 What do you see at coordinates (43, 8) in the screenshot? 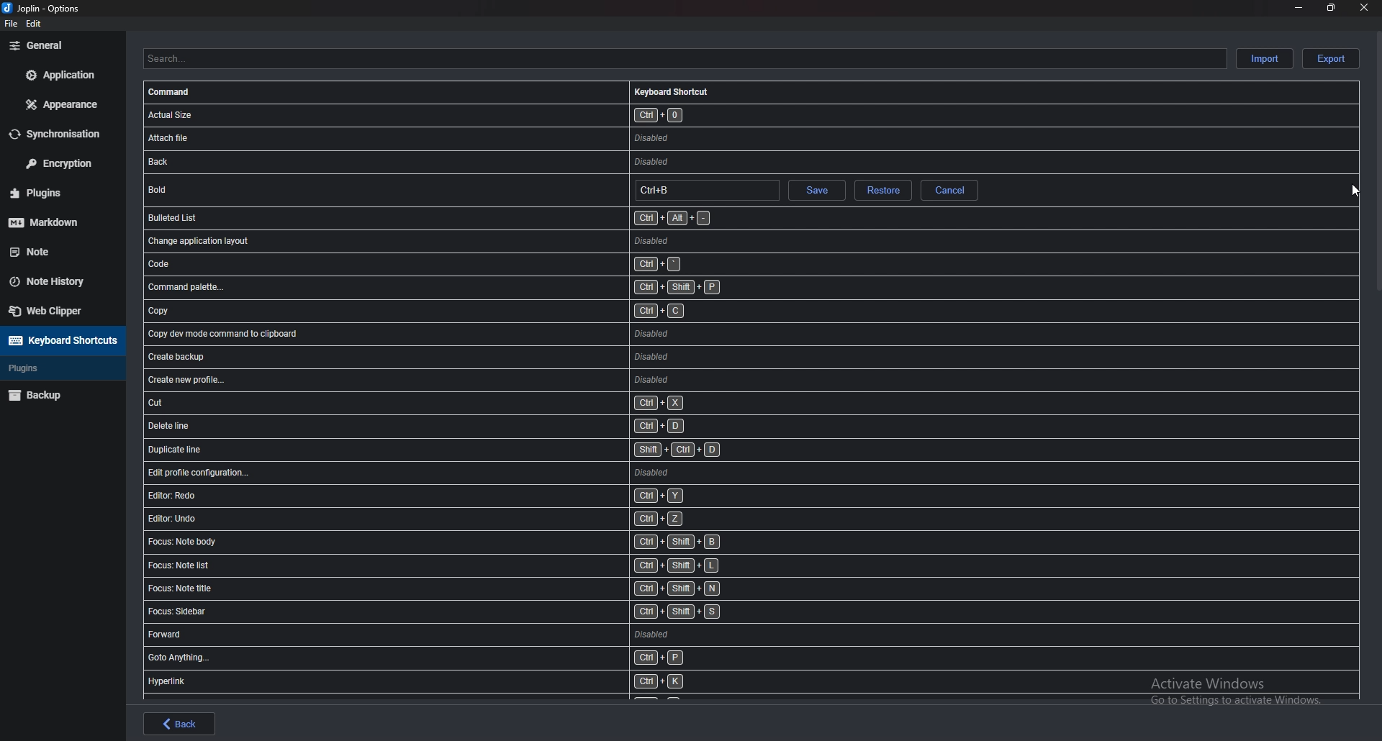
I see `options` at bounding box center [43, 8].